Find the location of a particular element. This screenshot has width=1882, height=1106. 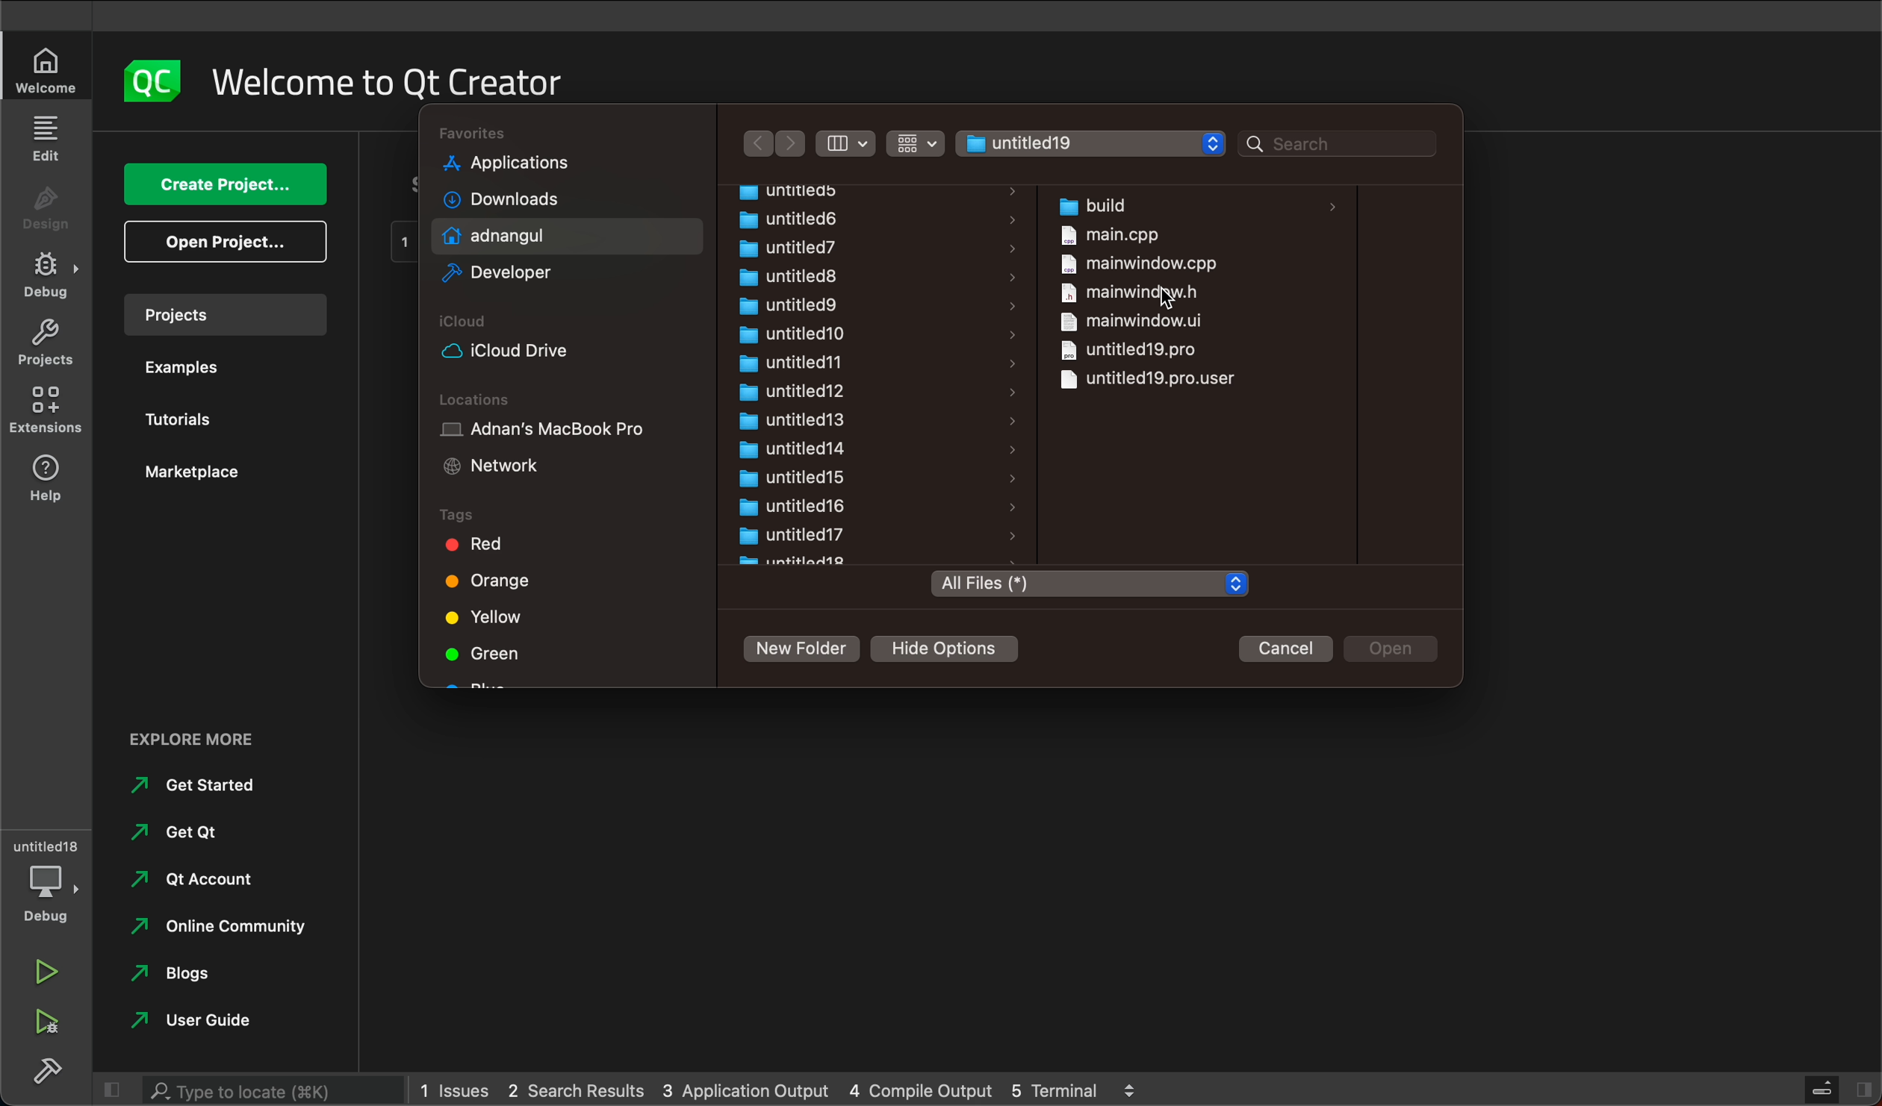

mainwindow is located at coordinates (1124, 319).